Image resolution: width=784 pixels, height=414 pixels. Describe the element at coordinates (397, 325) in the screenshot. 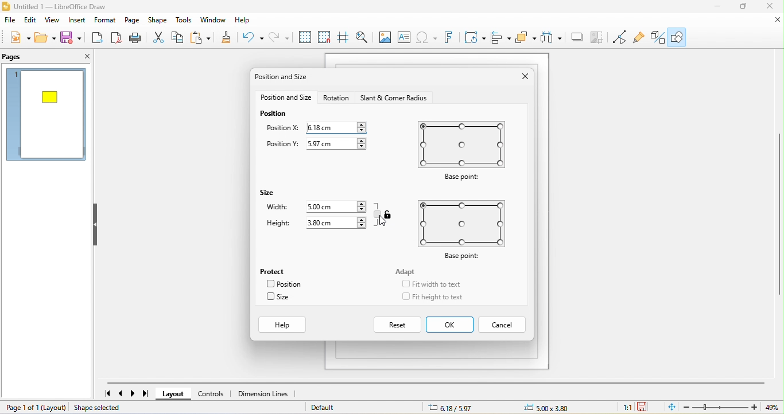

I see `reset` at that location.